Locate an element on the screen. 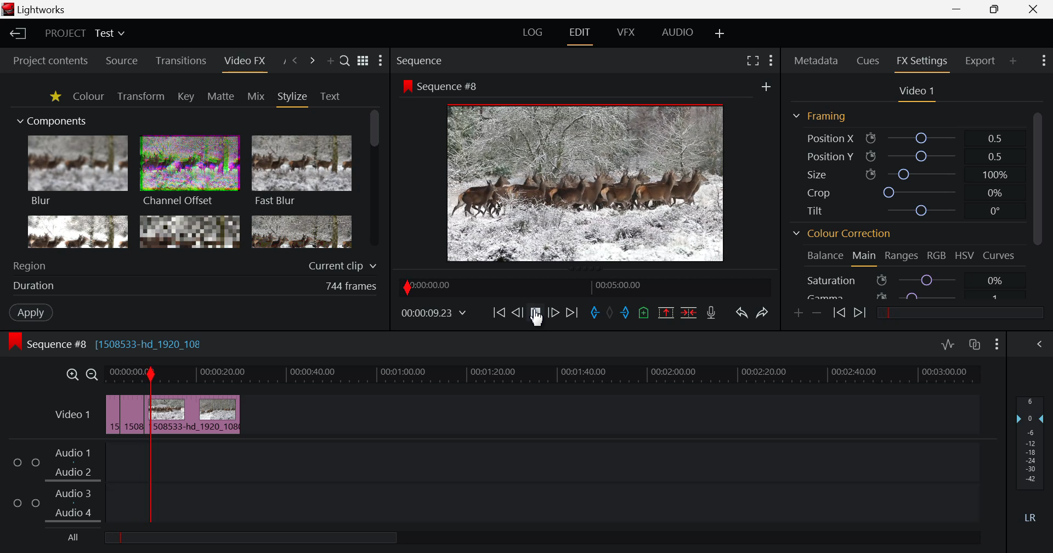 The width and height of the screenshot is (1053, 553). Show Settings is located at coordinates (771, 63).